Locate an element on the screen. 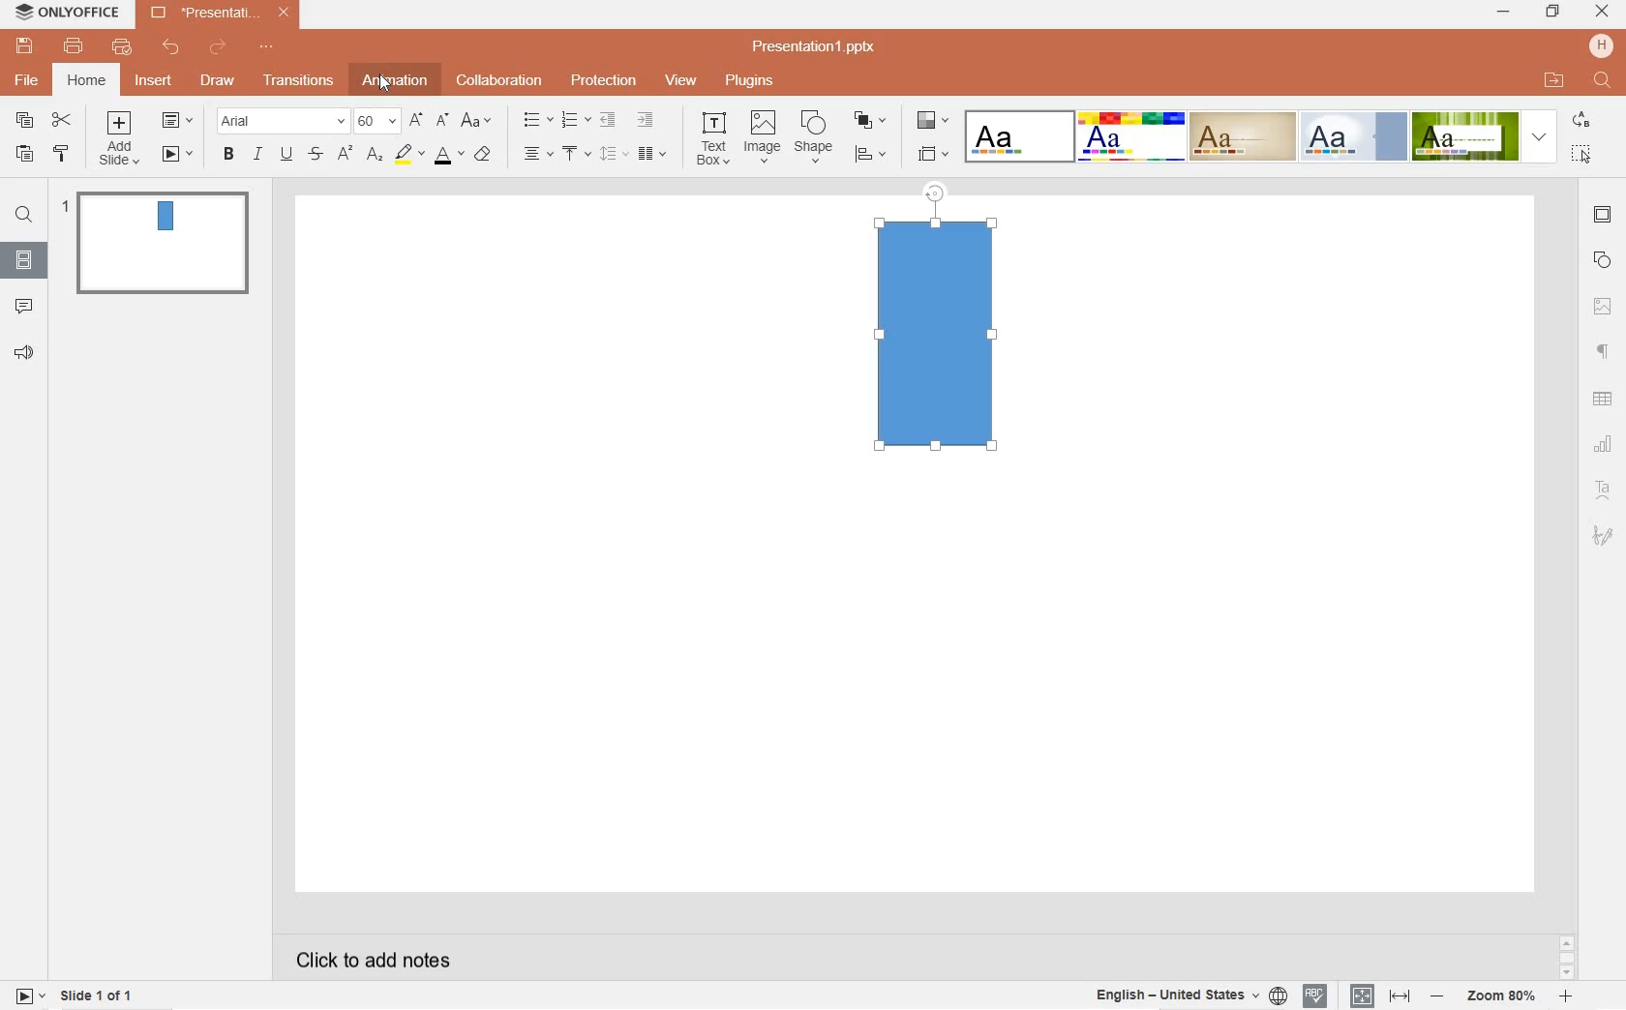  start slide show is located at coordinates (30, 995).